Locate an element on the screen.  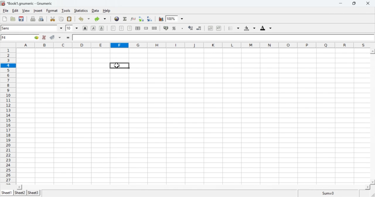
Font Size is located at coordinates (69, 28).